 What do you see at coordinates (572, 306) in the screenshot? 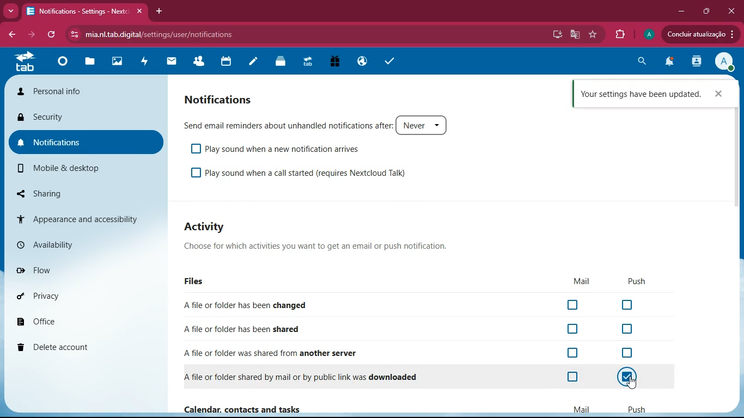
I see `off` at bounding box center [572, 306].